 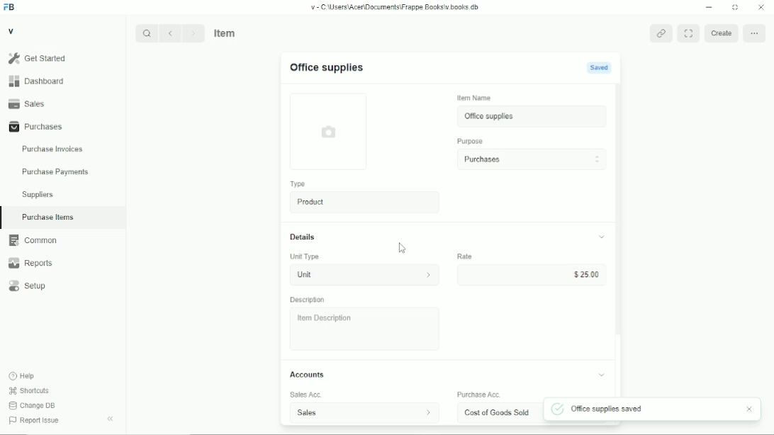 What do you see at coordinates (602, 237) in the screenshot?
I see `toggle collapse/expand` at bounding box center [602, 237].